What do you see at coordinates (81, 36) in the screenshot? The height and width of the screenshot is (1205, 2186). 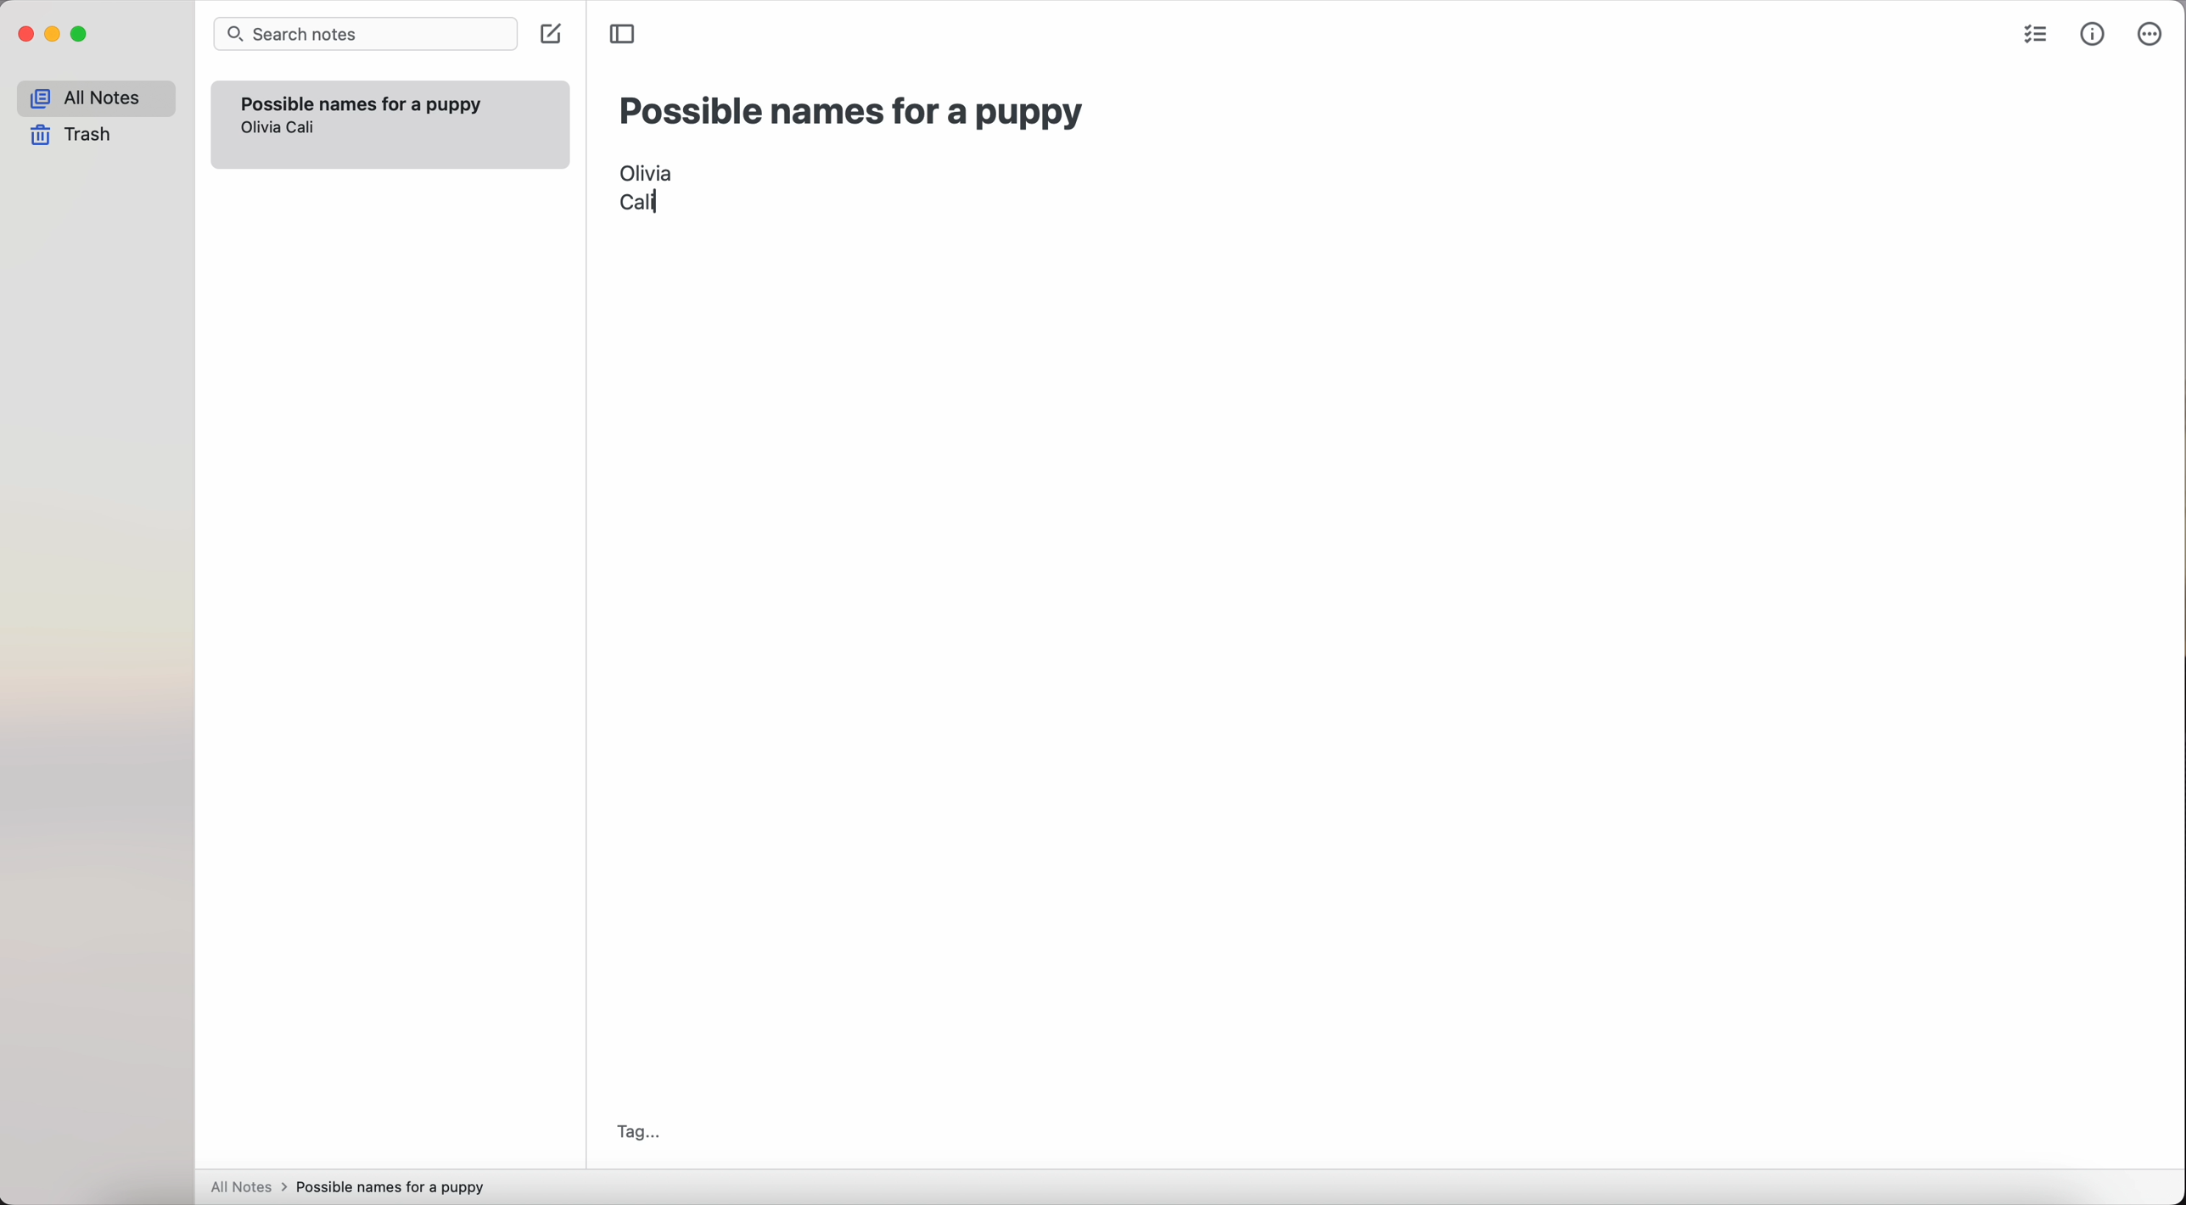 I see `maximize` at bounding box center [81, 36].